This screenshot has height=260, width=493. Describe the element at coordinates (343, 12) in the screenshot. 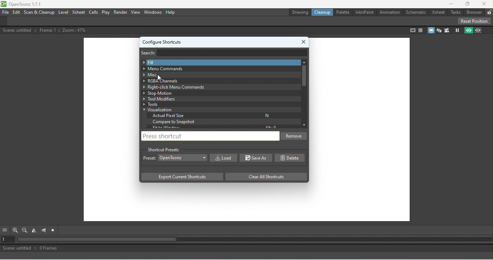

I see `Palettte` at that location.